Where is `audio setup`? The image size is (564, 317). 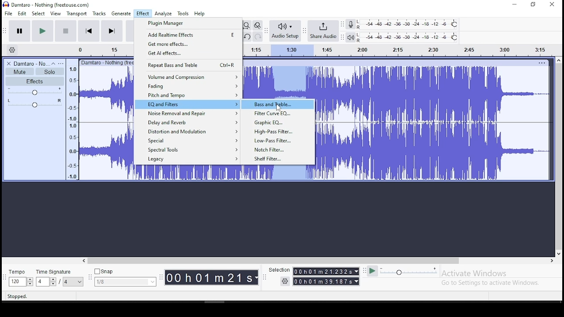
audio setup is located at coordinates (285, 30).